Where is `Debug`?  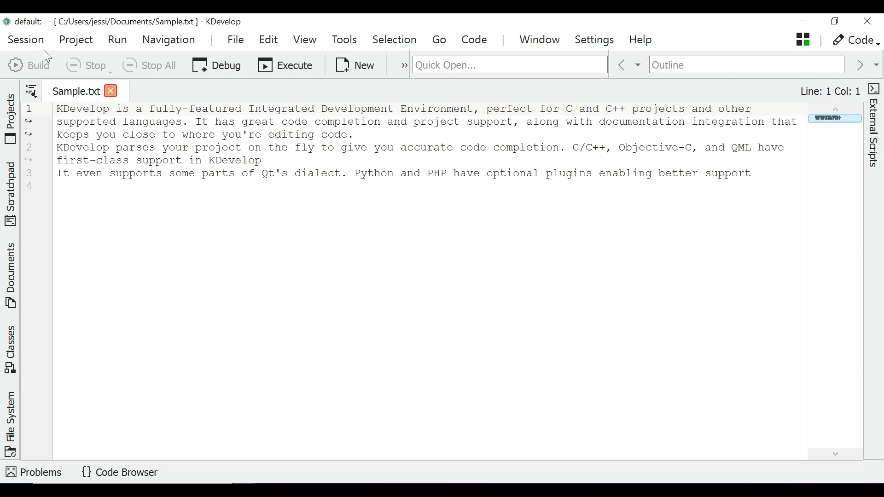 Debug is located at coordinates (217, 64).